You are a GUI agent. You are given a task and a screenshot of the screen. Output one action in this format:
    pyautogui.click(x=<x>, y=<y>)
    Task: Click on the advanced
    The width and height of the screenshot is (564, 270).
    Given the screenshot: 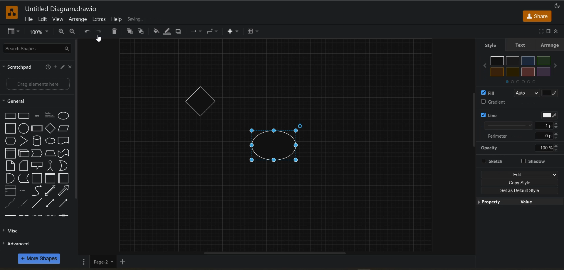 What is the action you would take?
    pyautogui.click(x=18, y=243)
    